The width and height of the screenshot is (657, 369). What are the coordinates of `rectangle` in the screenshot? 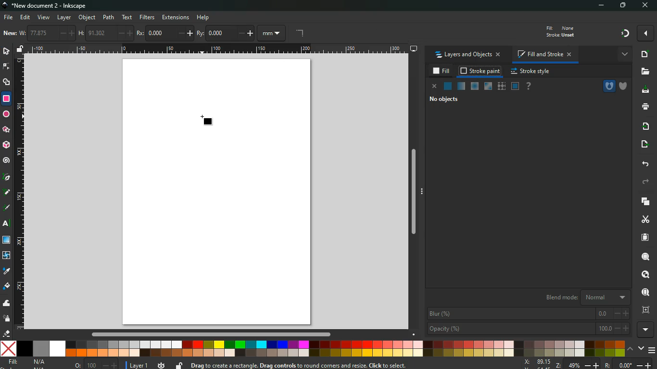 It's located at (209, 122).